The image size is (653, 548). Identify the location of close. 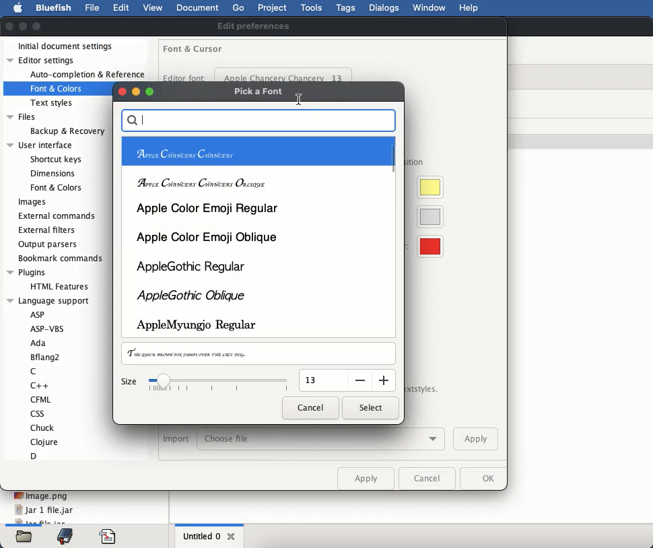
(232, 537).